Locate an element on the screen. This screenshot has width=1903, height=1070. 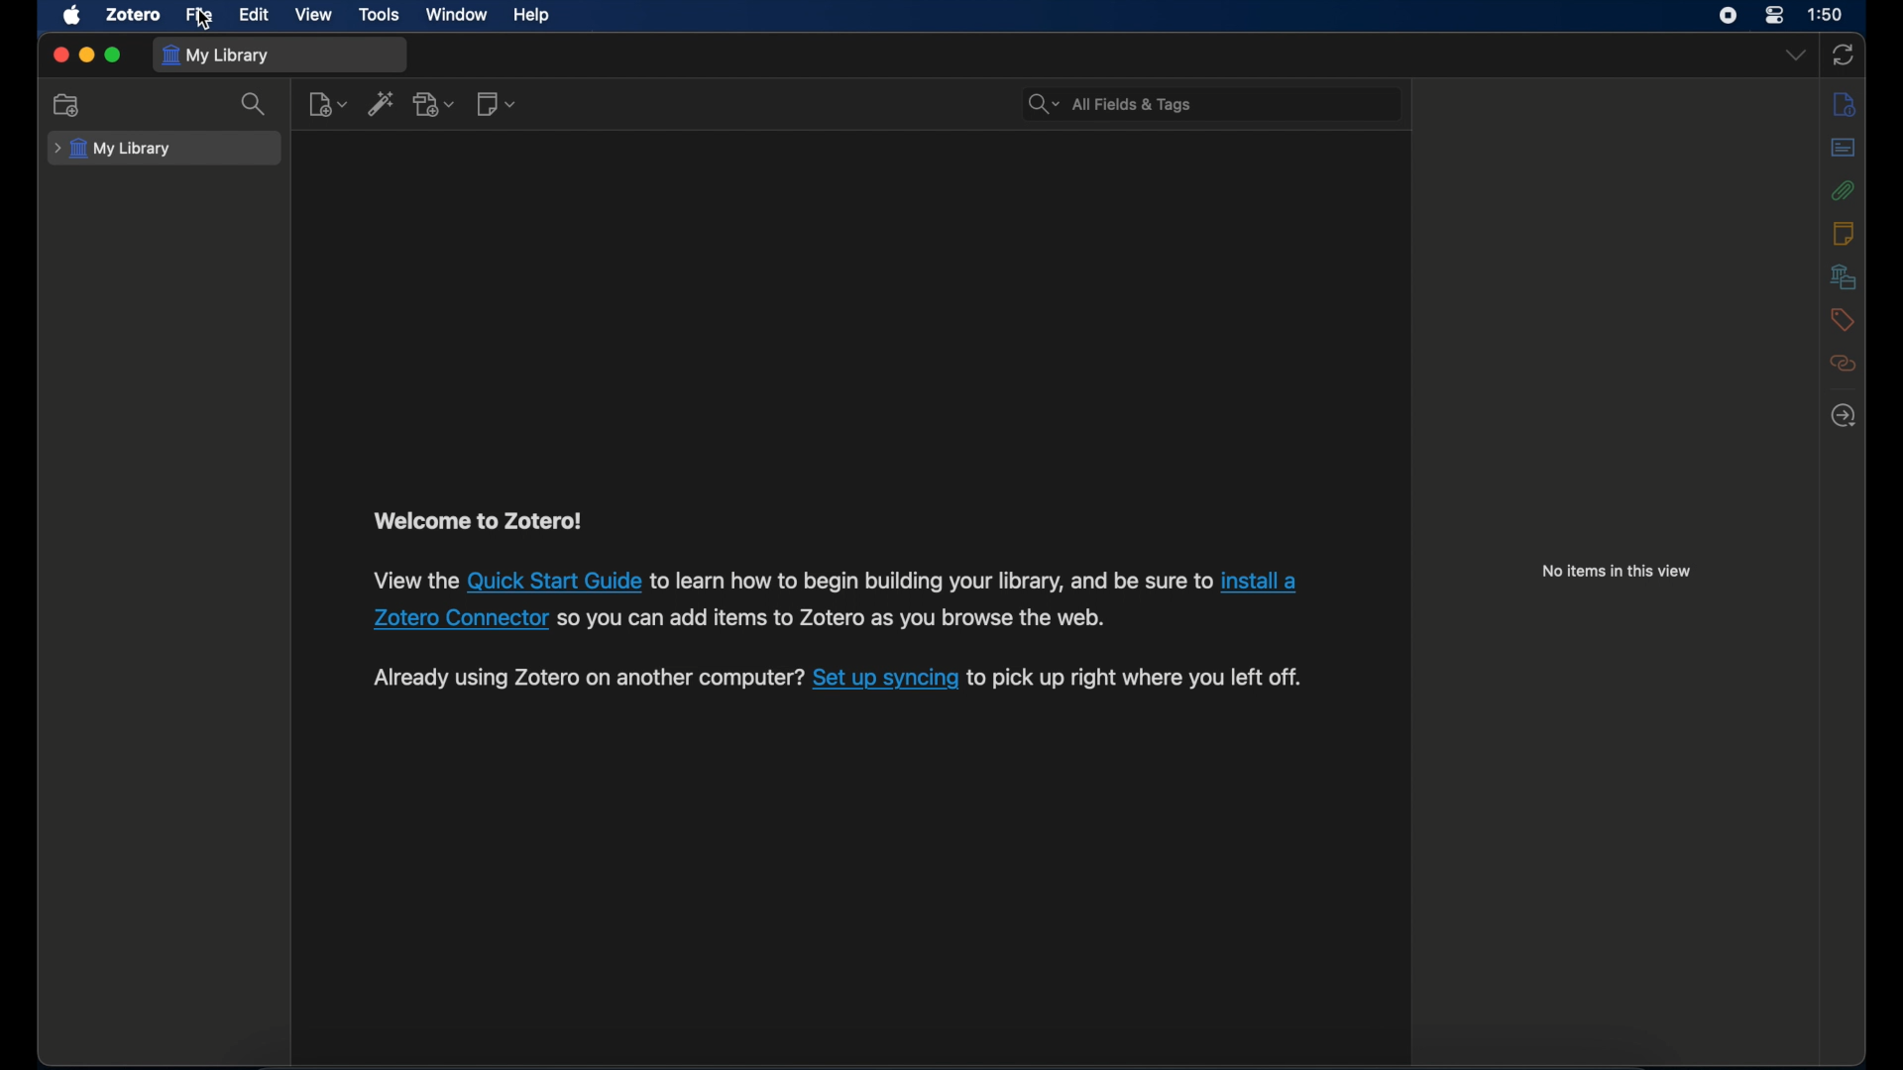
welcome to zotero is located at coordinates (476, 520).